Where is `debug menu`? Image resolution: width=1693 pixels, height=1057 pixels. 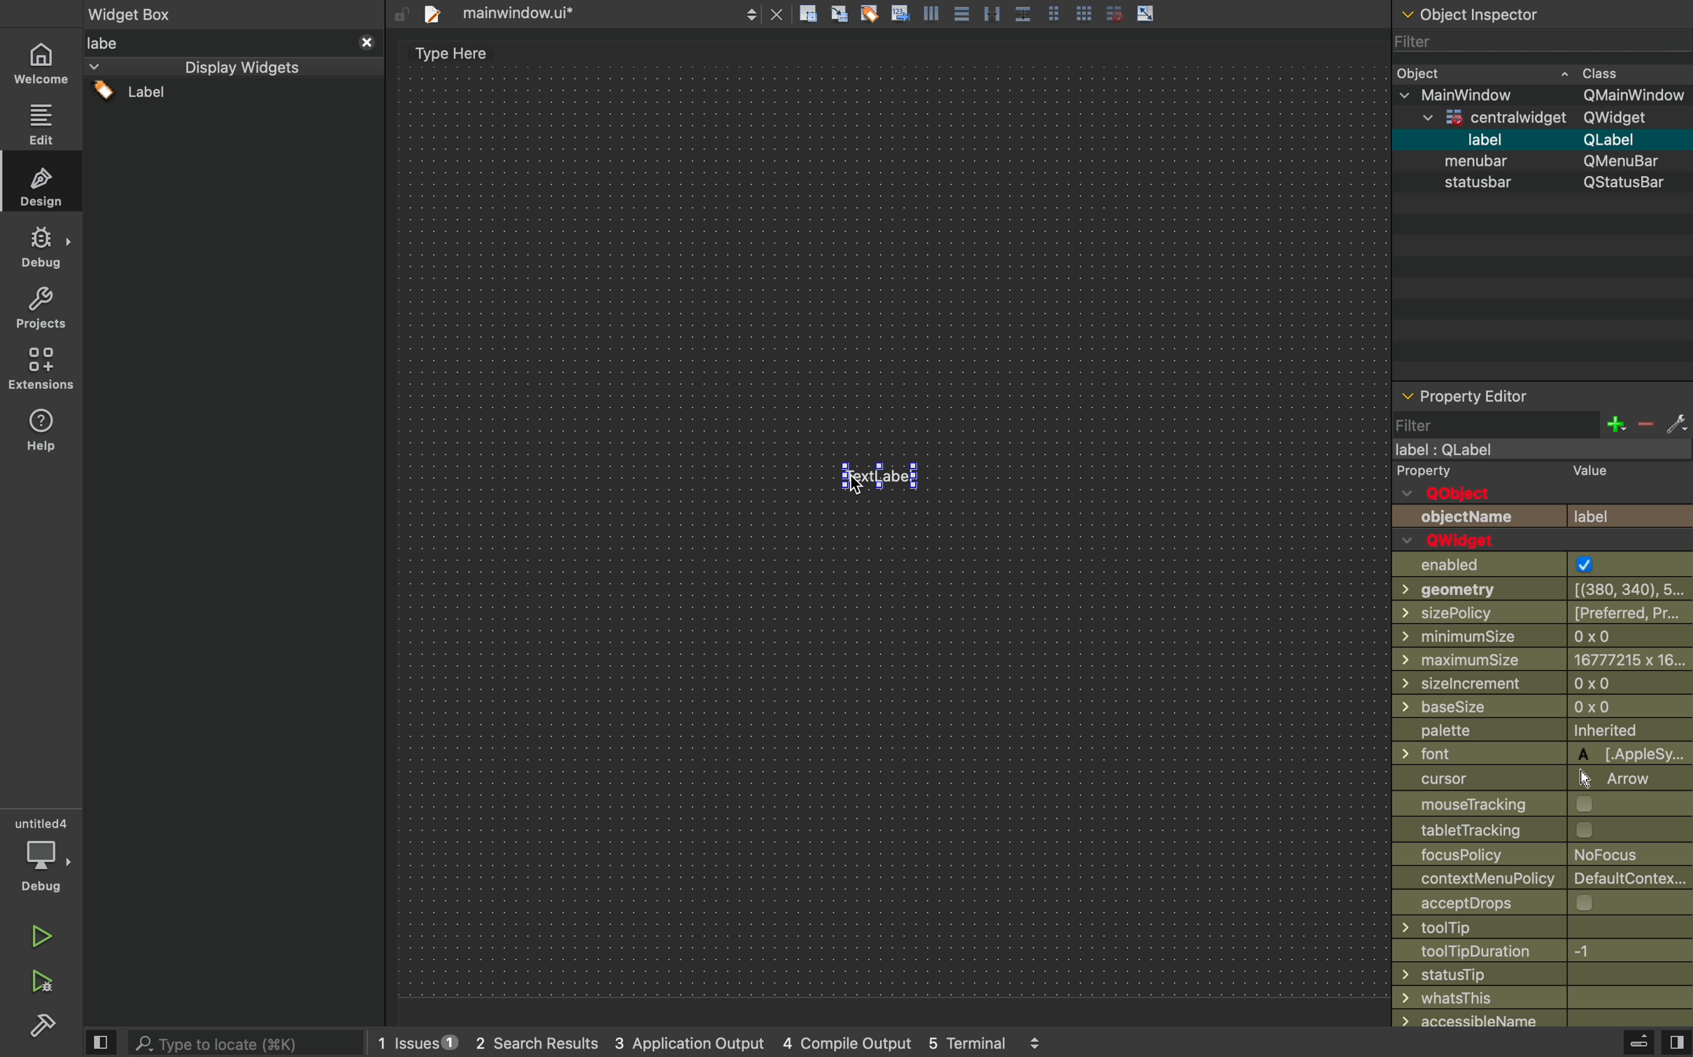 debug menu is located at coordinates (1622, 1043).